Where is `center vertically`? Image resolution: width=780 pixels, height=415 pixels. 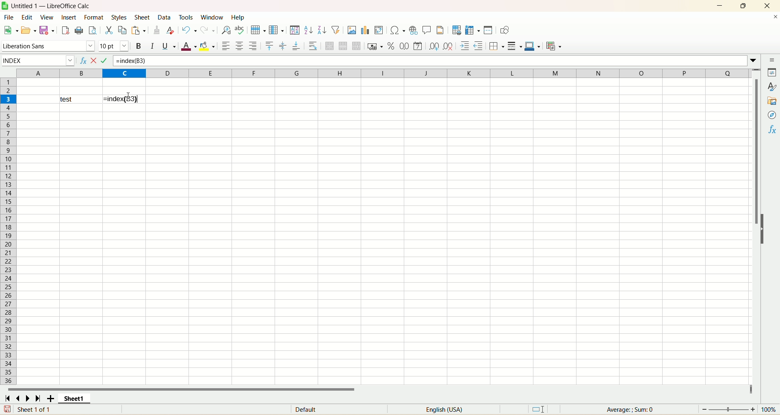
center vertically is located at coordinates (283, 46).